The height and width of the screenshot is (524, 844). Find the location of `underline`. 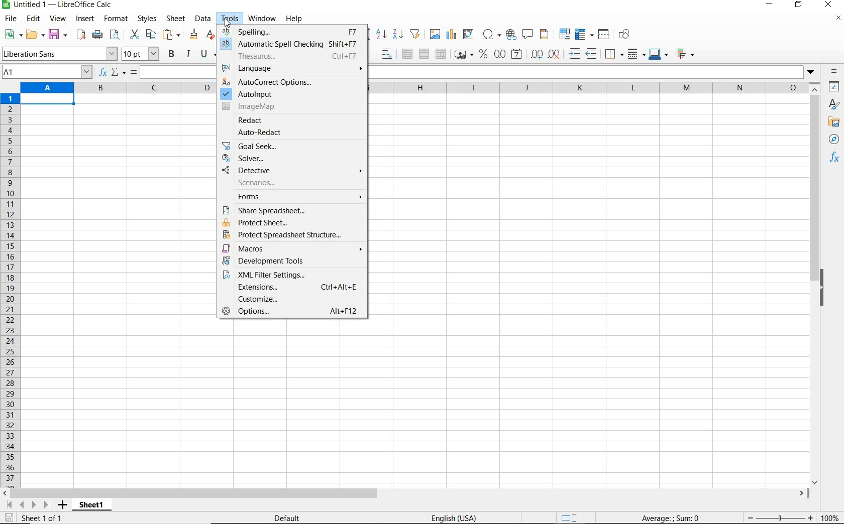

underline is located at coordinates (208, 54).